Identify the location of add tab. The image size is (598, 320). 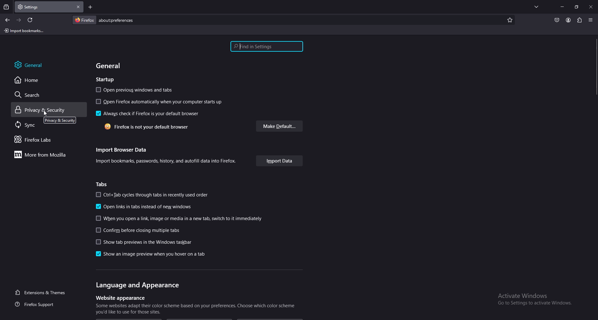
(90, 7).